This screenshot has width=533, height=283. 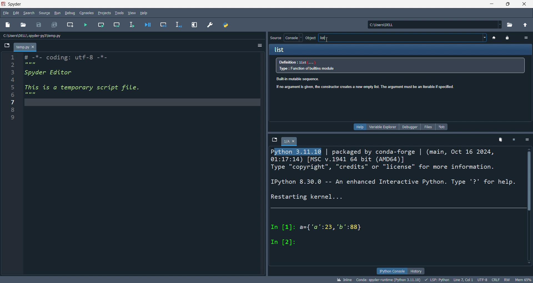 I want to click on open directory, so click(x=508, y=25).